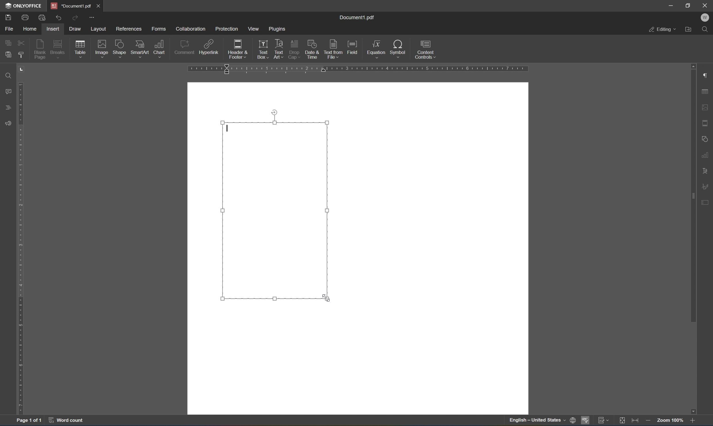 The height and width of the screenshot is (426, 713). I want to click on fit to width , so click(635, 421).